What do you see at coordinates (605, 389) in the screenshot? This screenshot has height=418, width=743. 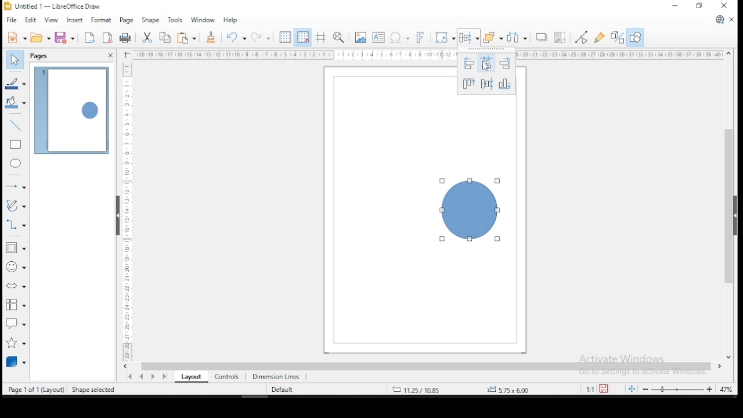 I see `save` at bounding box center [605, 389].